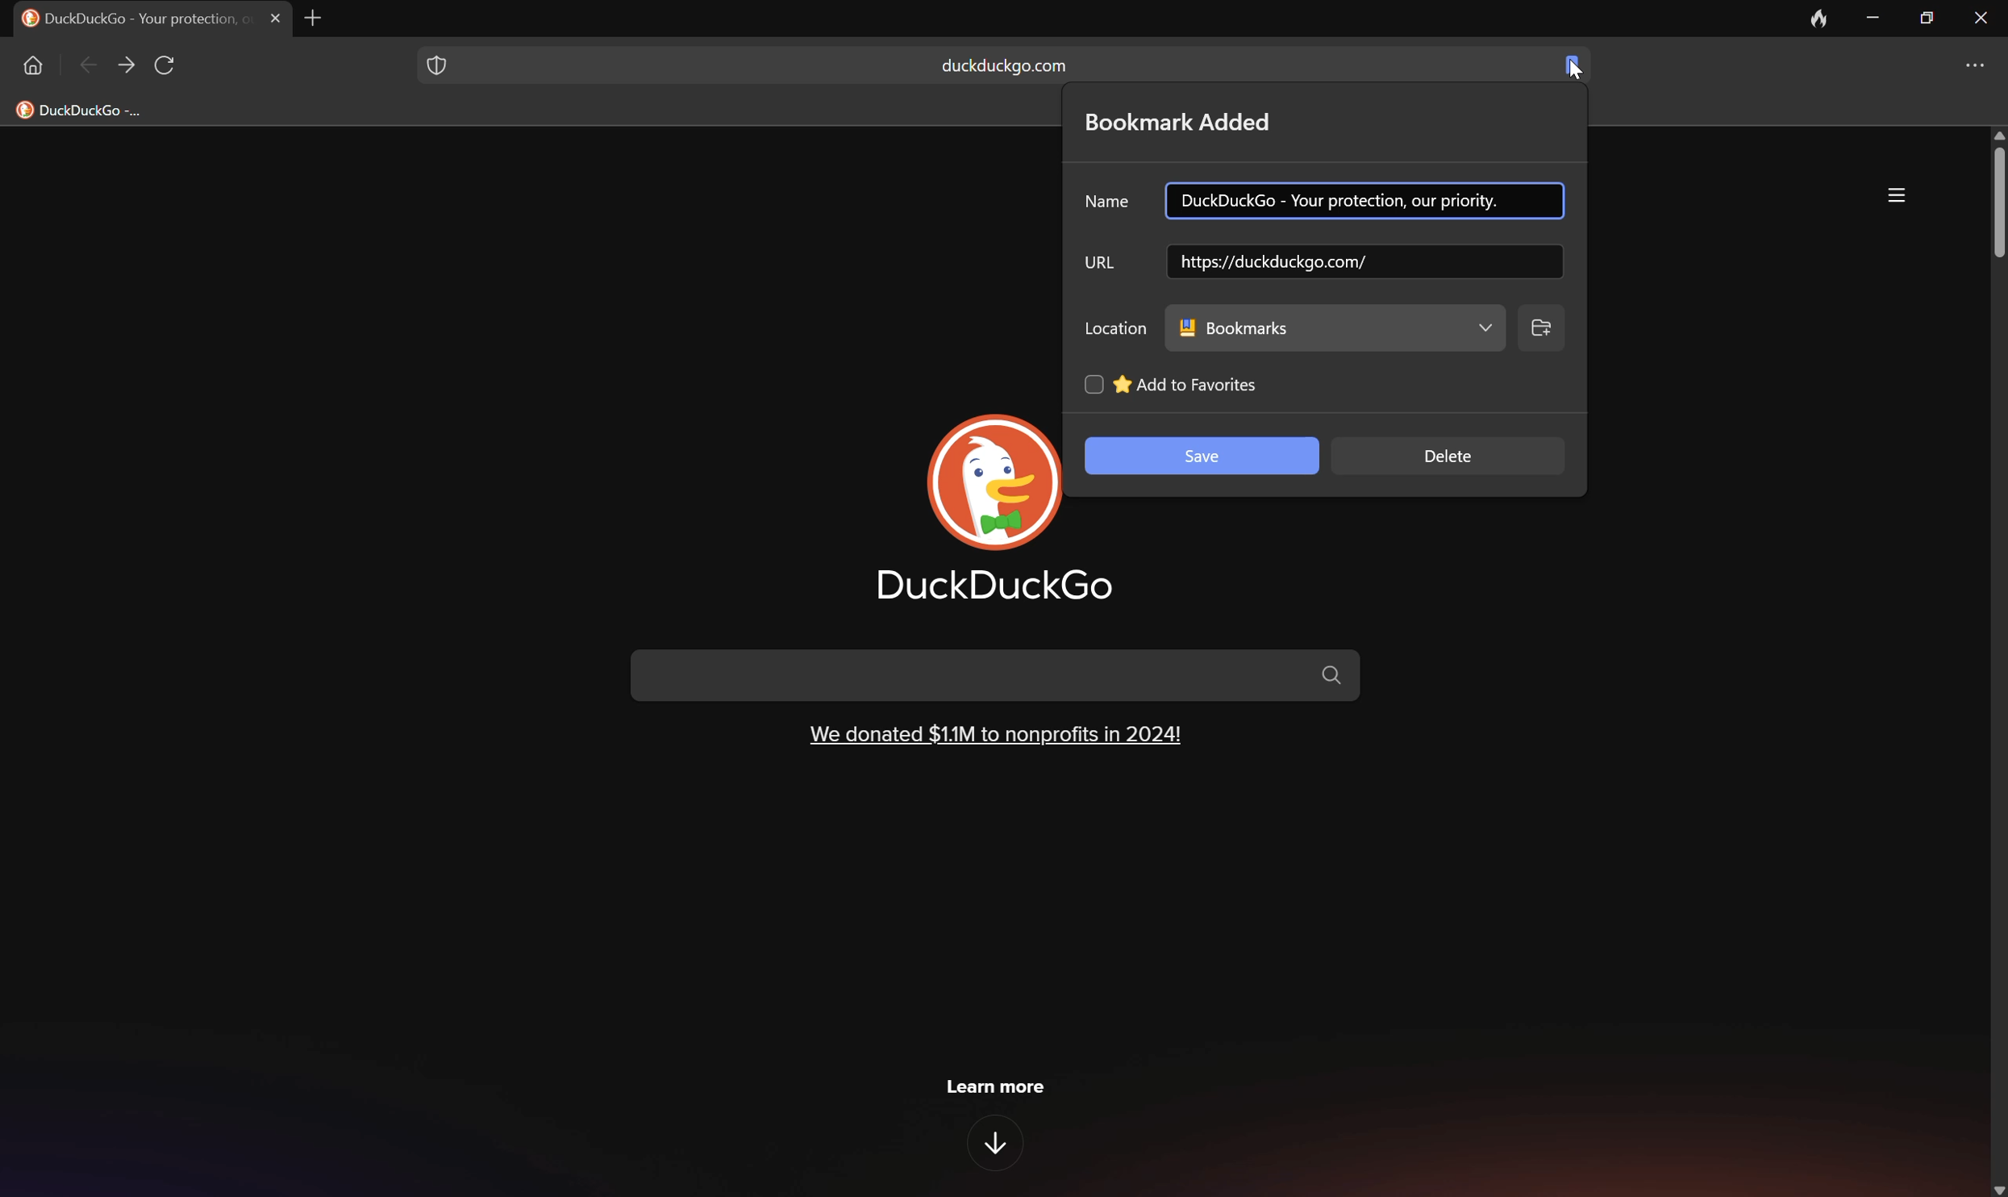  Describe the element at coordinates (1234, 327) in the screenshot. I see `Bookmarks` at that location.